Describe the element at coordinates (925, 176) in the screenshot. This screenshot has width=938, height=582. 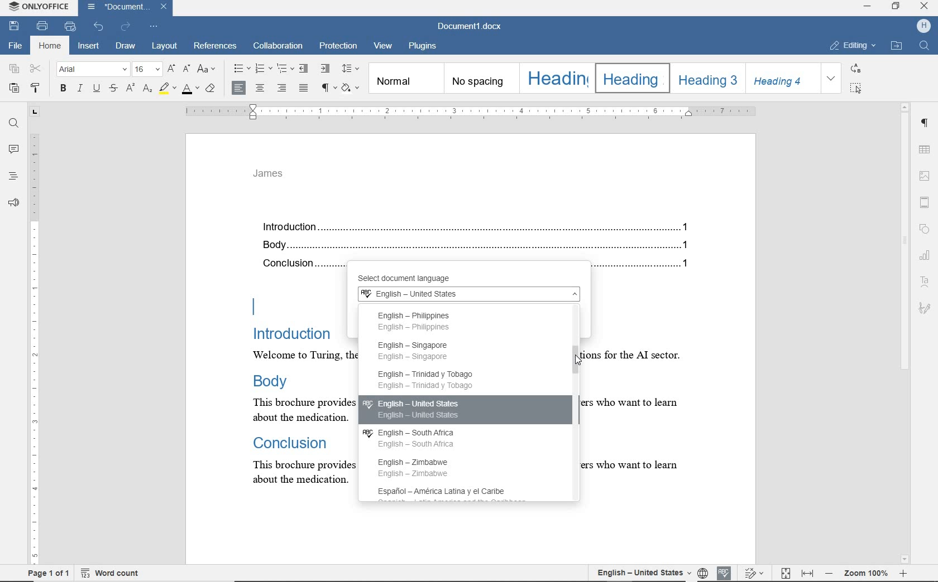
I see `insert image` at that location.